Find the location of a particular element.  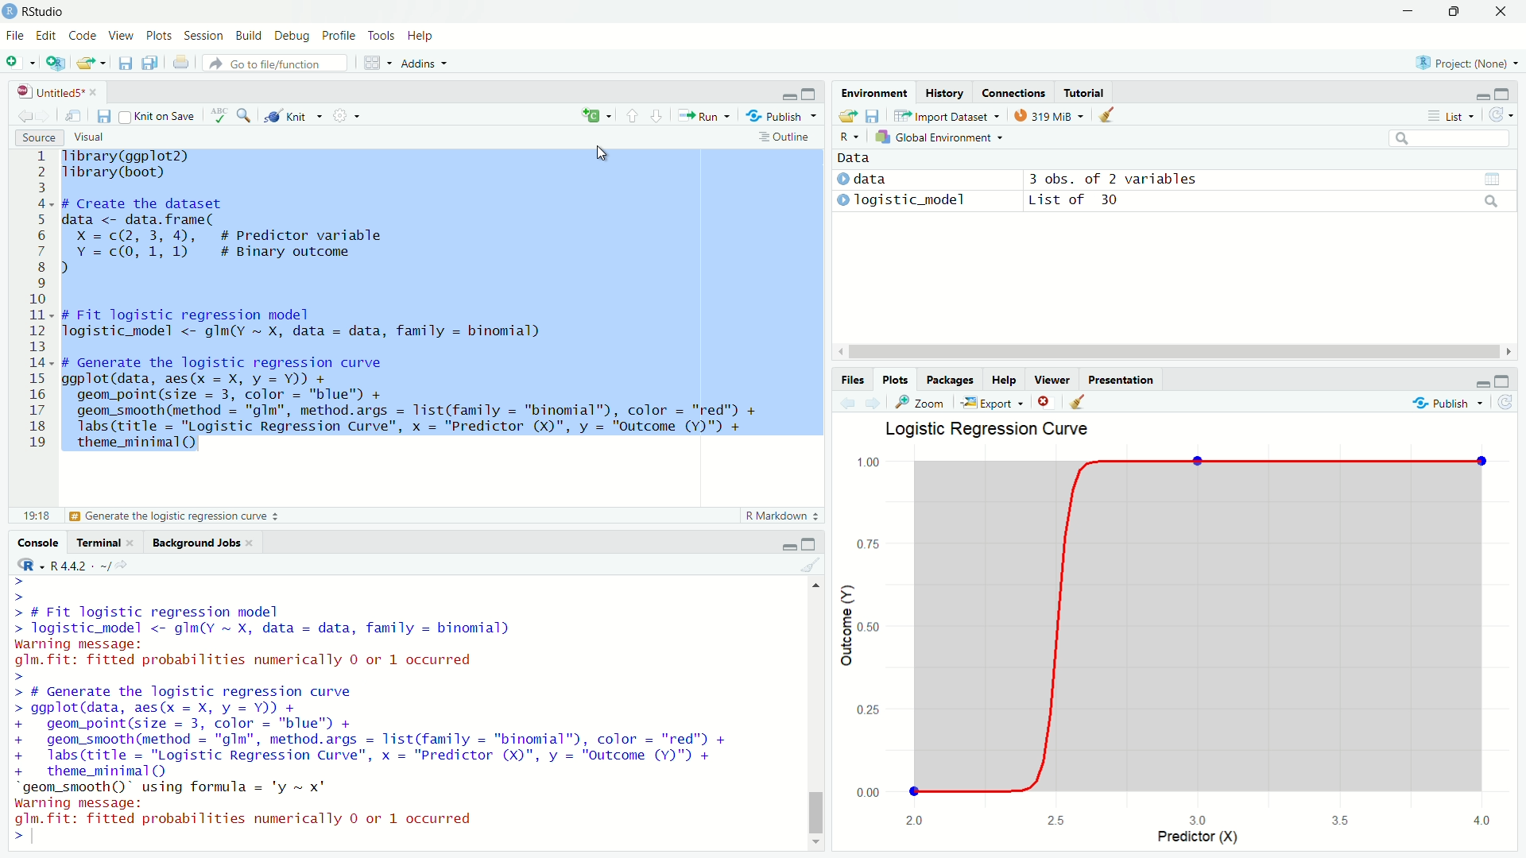

Tools is located at coordinates (380, 35).